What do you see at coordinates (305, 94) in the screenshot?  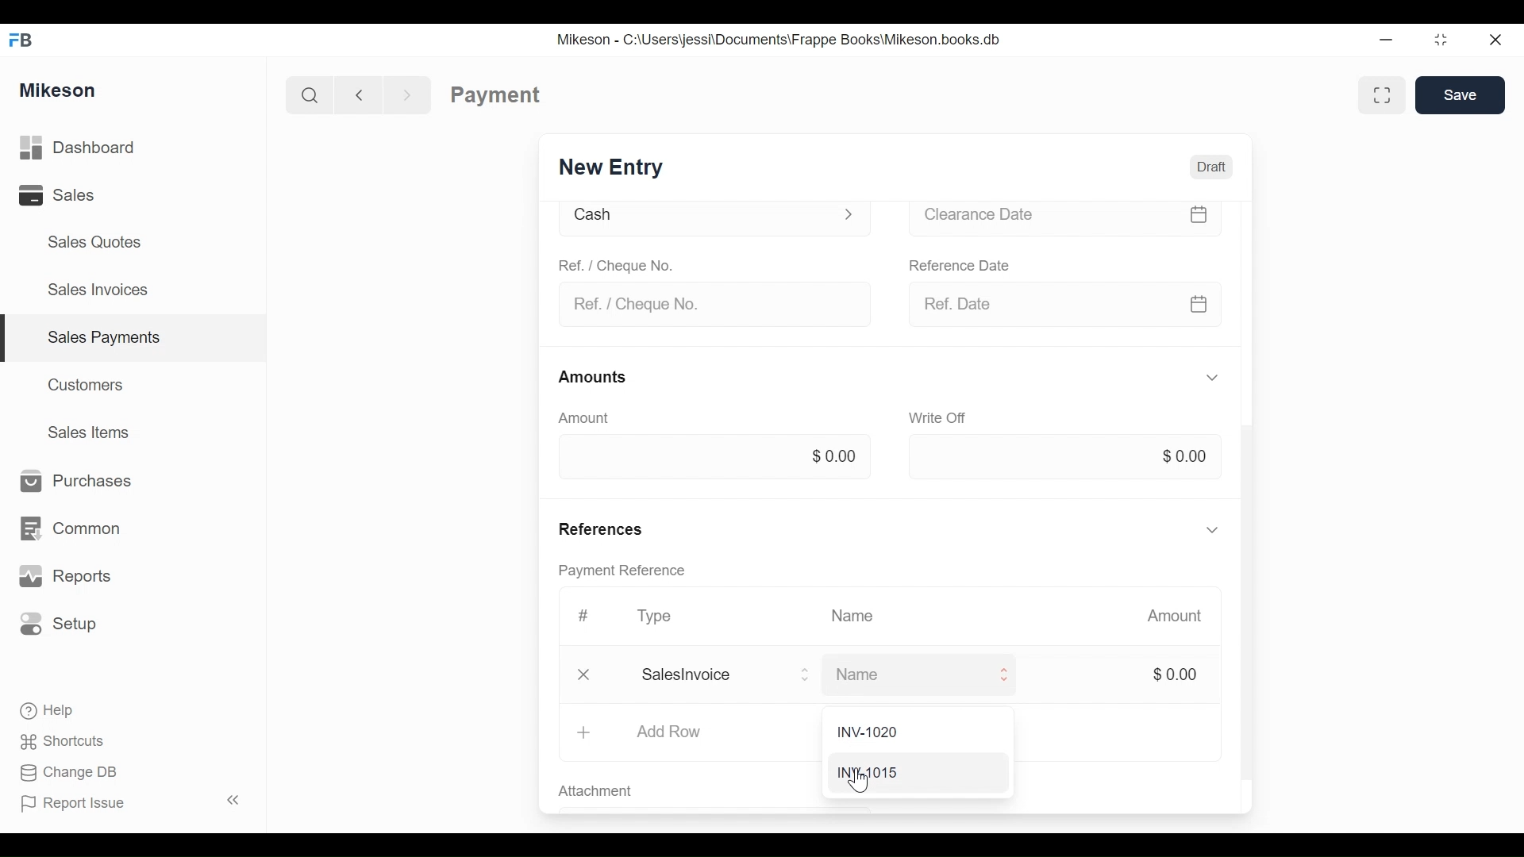 I see `Search` at bounding box center [305, 94].